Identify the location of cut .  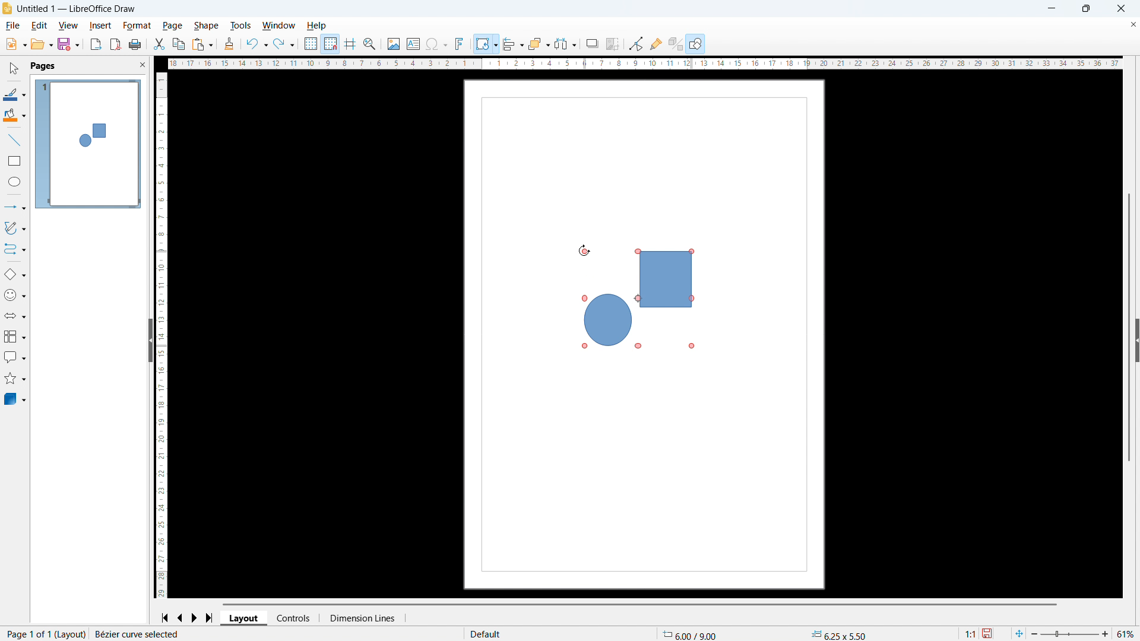
(159, 44).